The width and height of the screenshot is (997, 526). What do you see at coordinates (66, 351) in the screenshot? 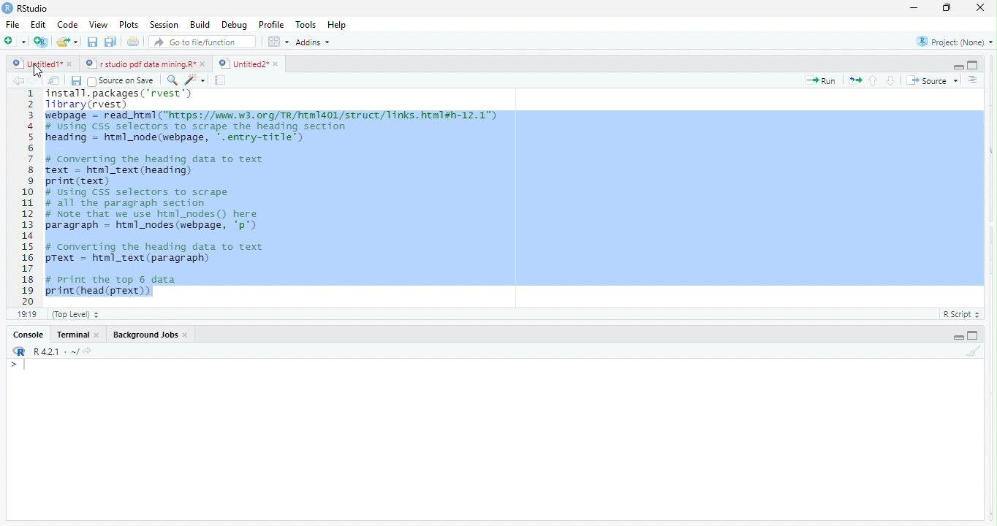
I see ` R421: ~/` at bounding box center [66, 351].